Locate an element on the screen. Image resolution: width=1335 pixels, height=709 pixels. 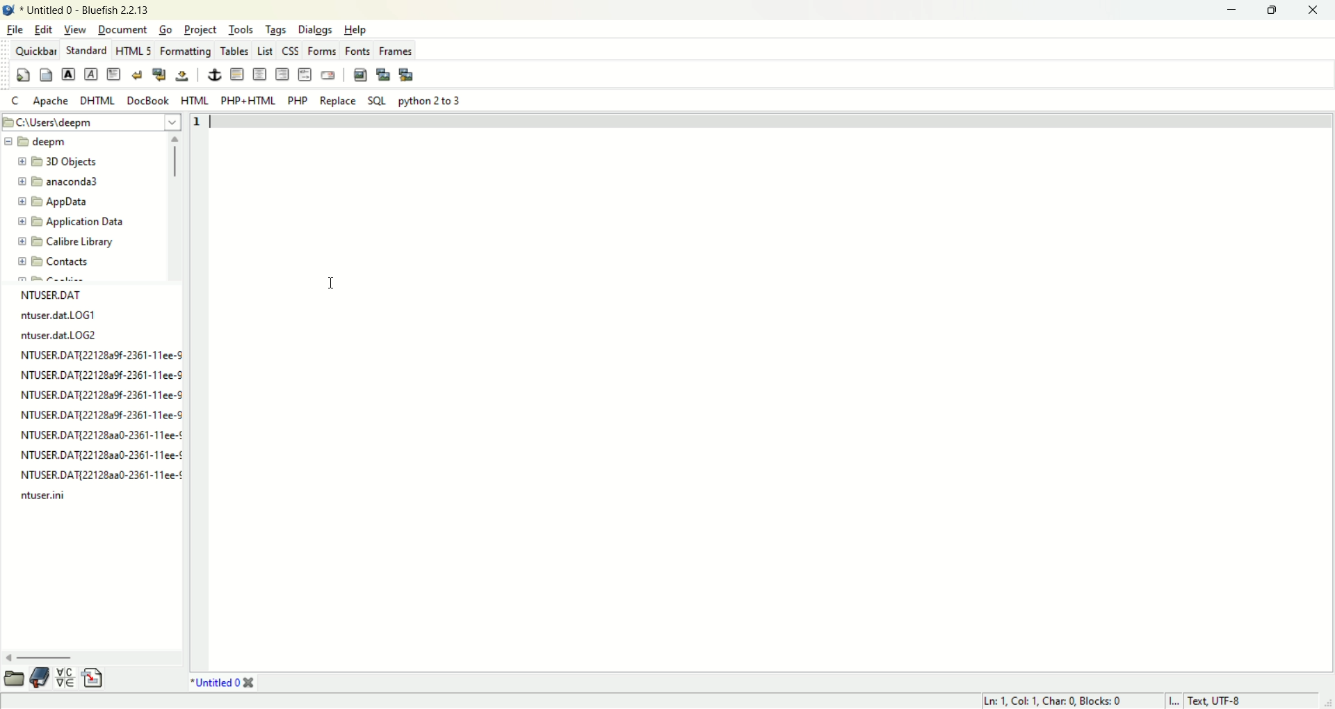
close is located at coordinates (1316, 10).